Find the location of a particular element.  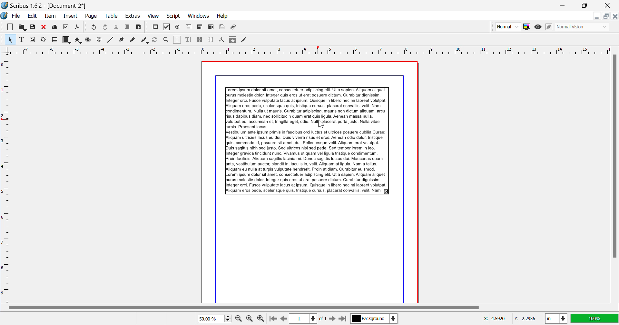

Script is located at coordinates (174, 15).